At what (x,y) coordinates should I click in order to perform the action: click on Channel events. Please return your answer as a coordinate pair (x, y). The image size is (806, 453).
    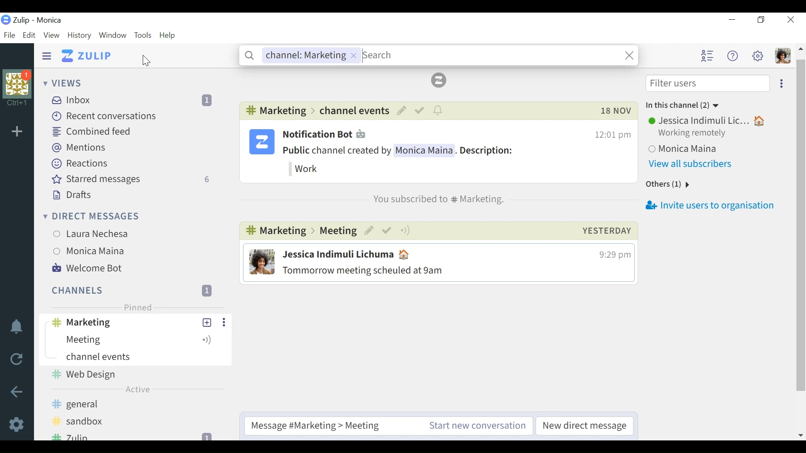
    Looking at the image, I should click on (147, 357).